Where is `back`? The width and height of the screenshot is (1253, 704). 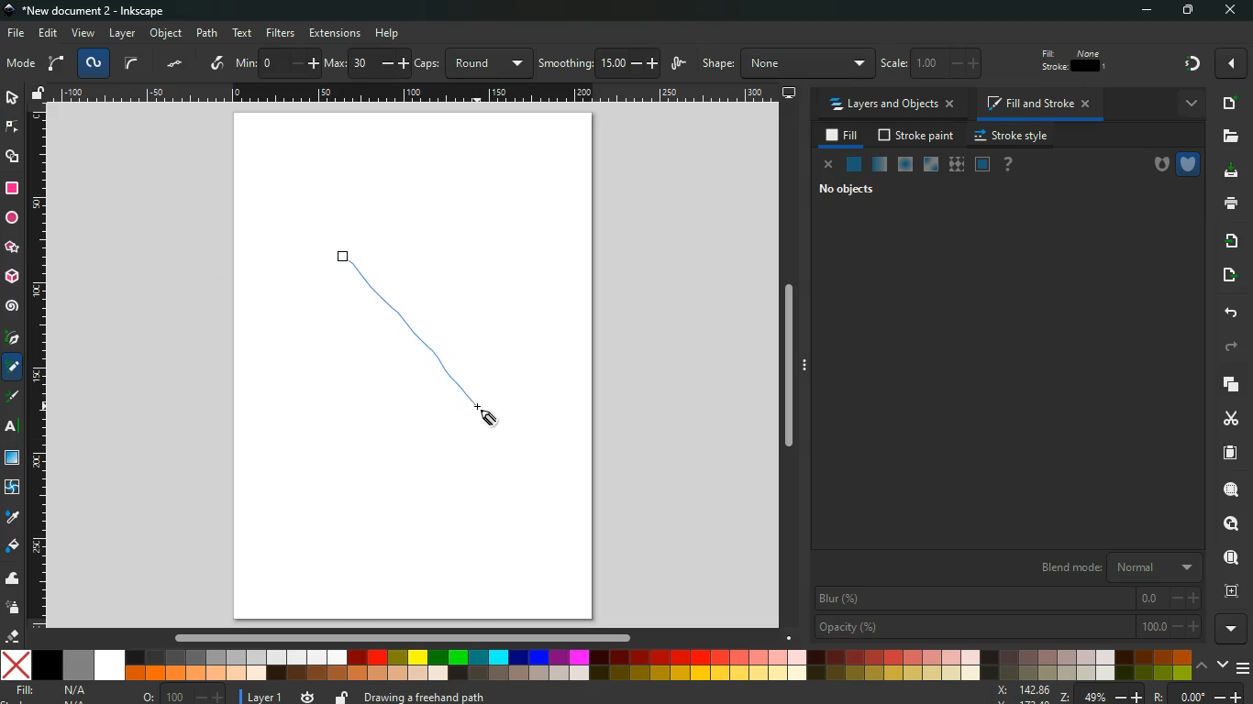 back is located at coordinates (1229, 313).